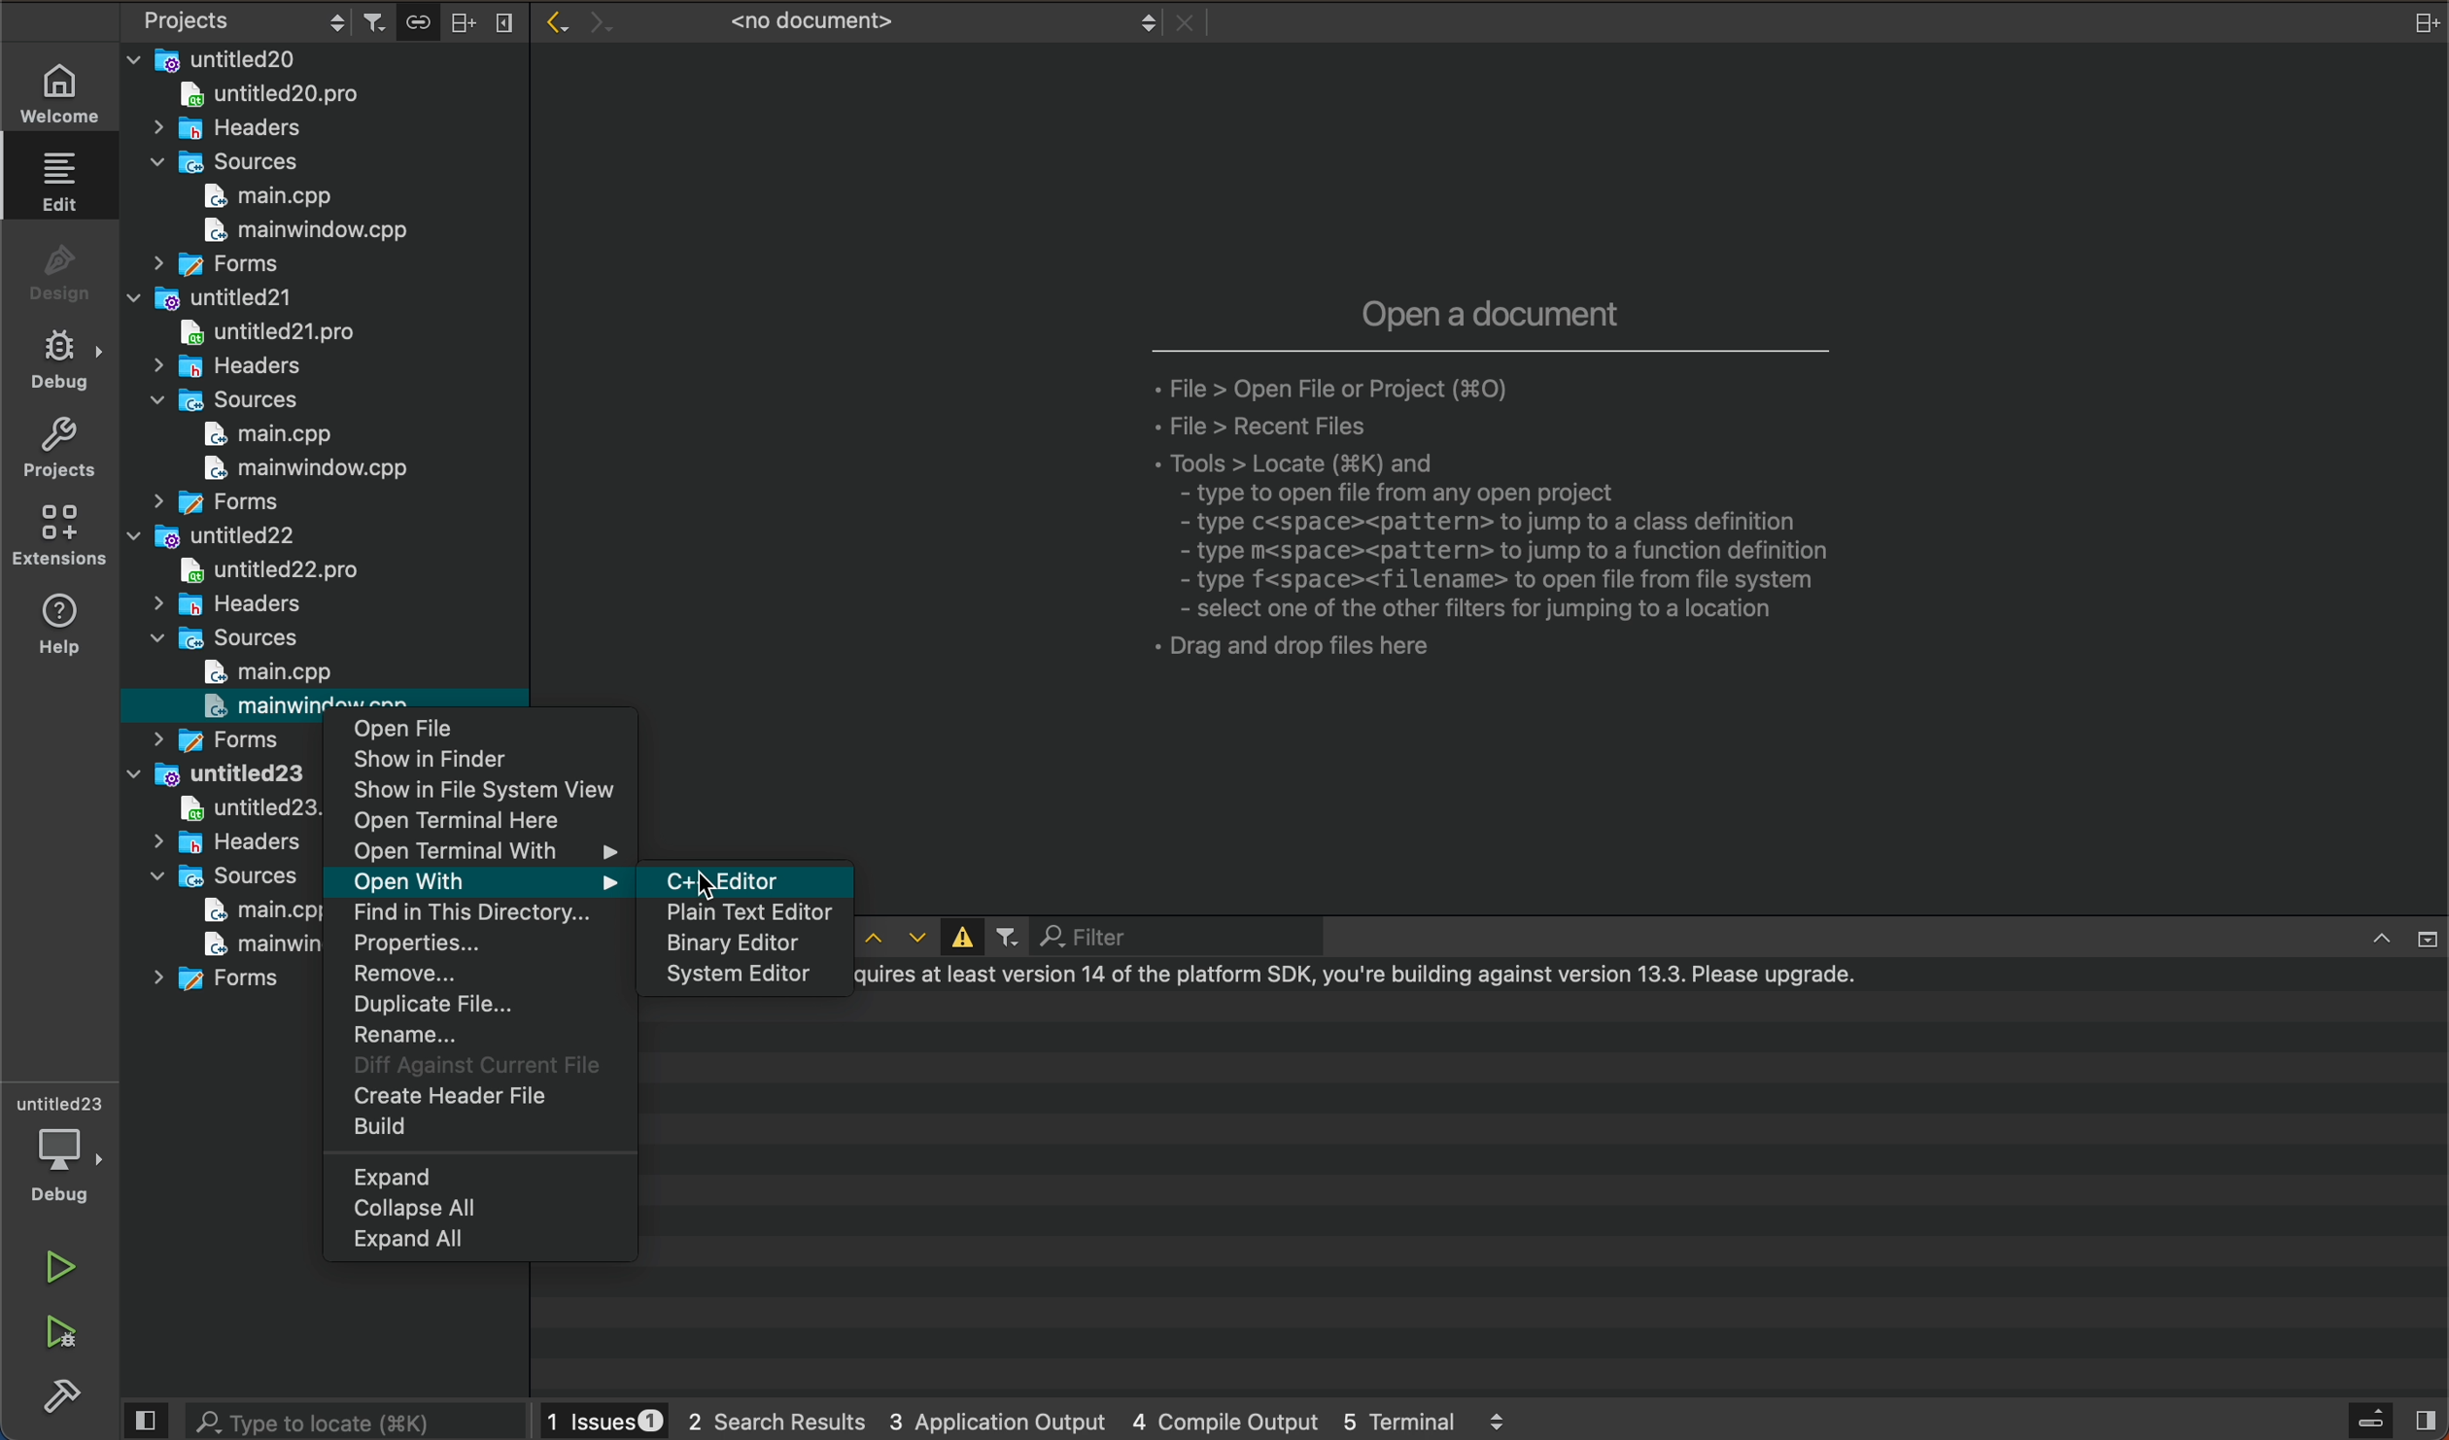 The image size is (2449, 1440). What do you see at coordinates (241, 910) in the screenshot?
I see `msin.cpp` at bounding box center [241, 910].